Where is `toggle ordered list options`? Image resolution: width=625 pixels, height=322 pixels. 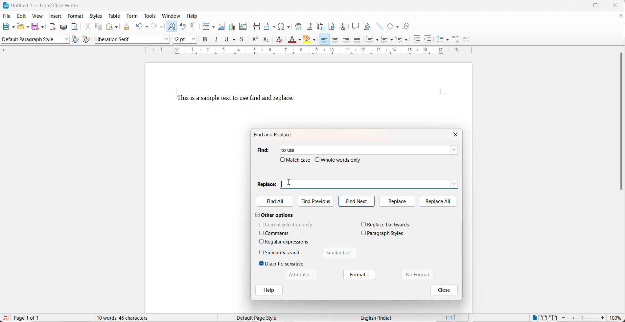
toggle ordered list options is located at coordinates (393, 40).